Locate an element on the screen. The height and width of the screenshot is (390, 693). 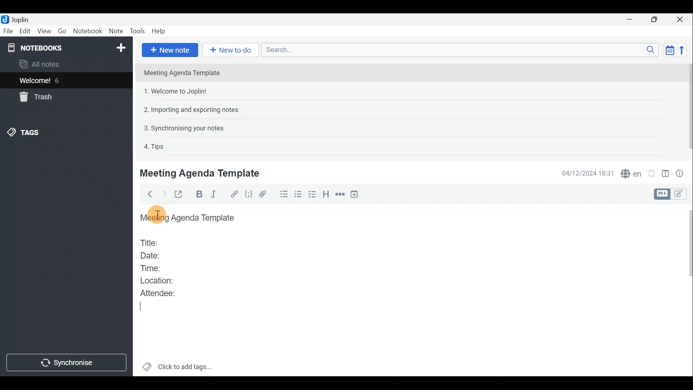
Set alarm is located at coordinates (652, 173).